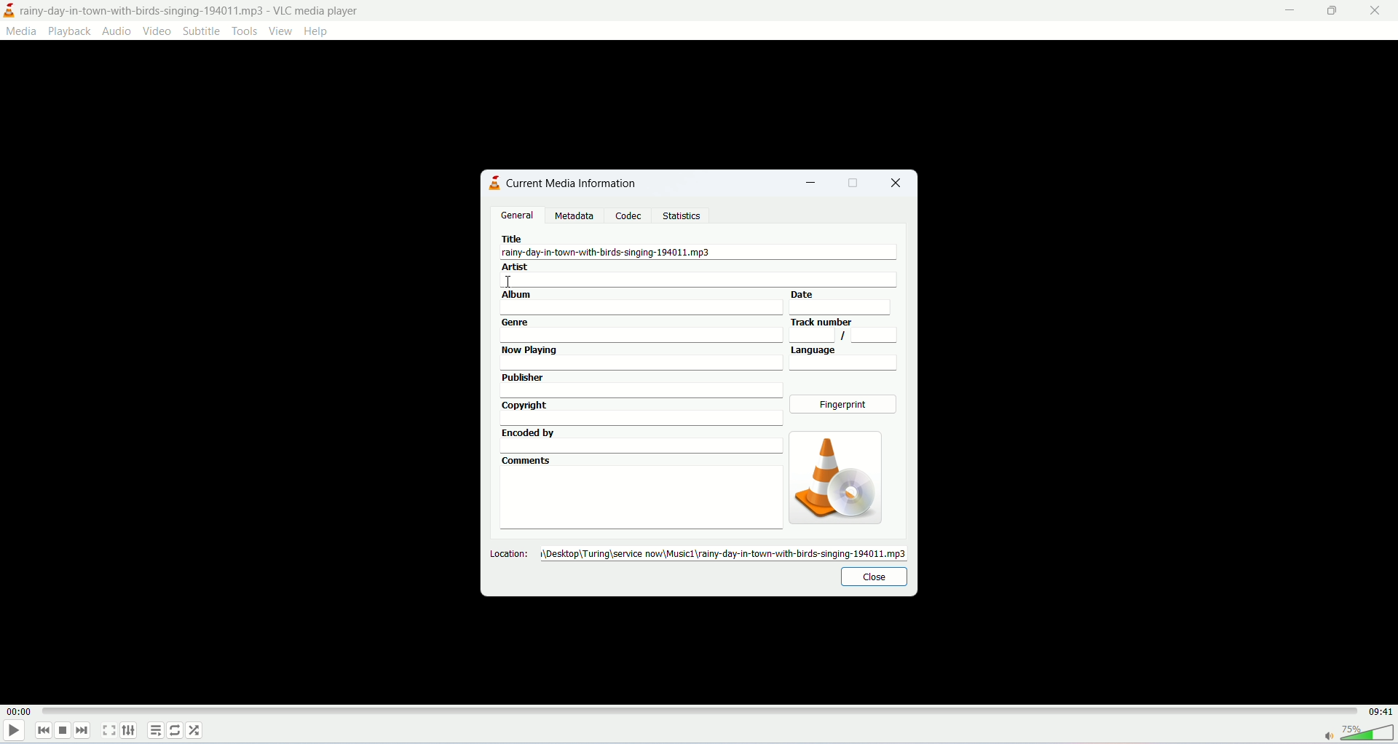 This screenshot has height=744, width=1398. Describe the element at coordinates (18, 713) in the screenshot. I see `played time` at that location.